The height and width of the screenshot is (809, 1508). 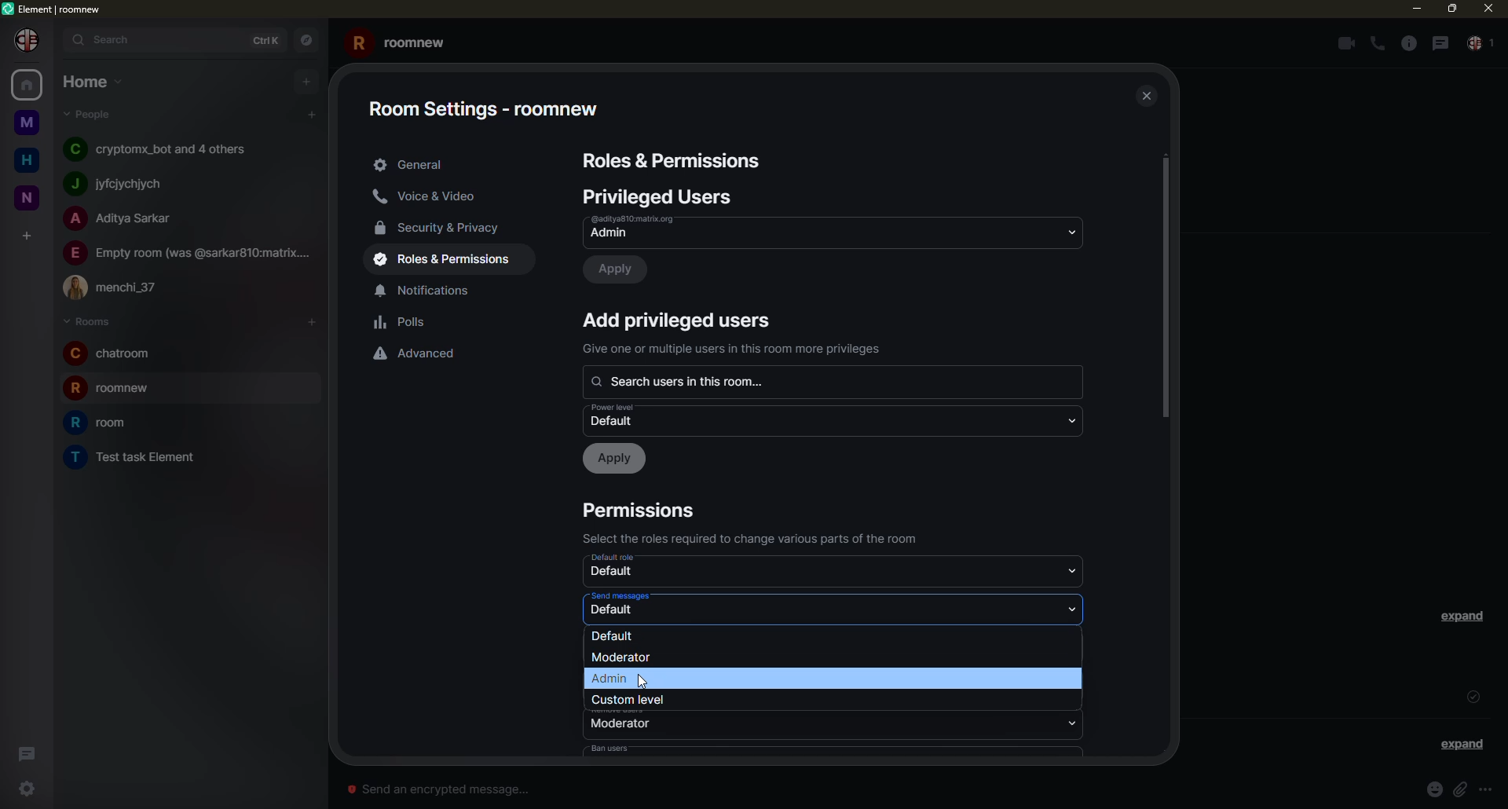 I want to click on search, so click(x=690, y=381).